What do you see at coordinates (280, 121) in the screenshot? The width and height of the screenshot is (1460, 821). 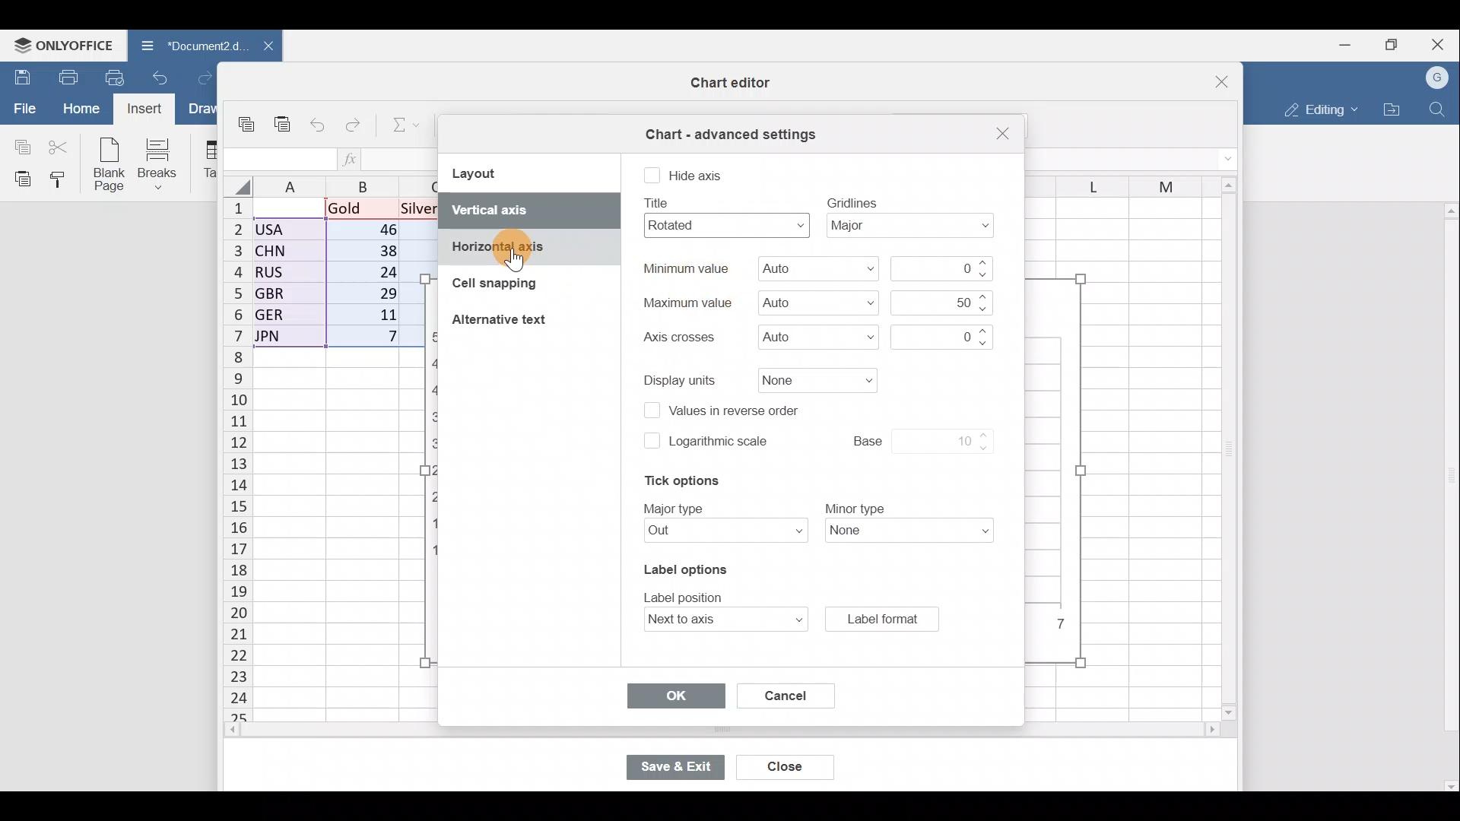 I see `Paste` at bounding box center [280, 121].